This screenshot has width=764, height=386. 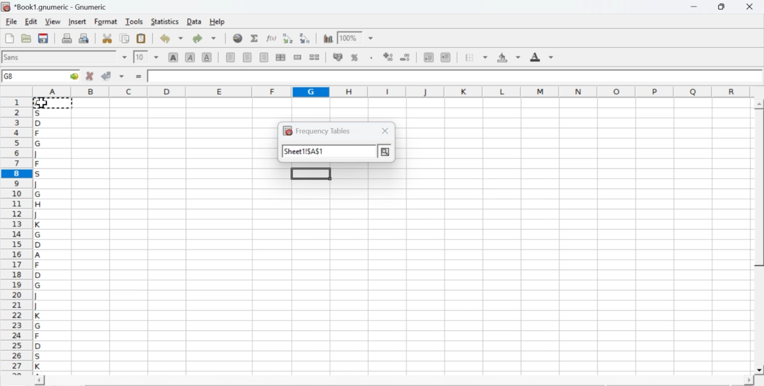 I want to click on view, so click(x=53, y=21).